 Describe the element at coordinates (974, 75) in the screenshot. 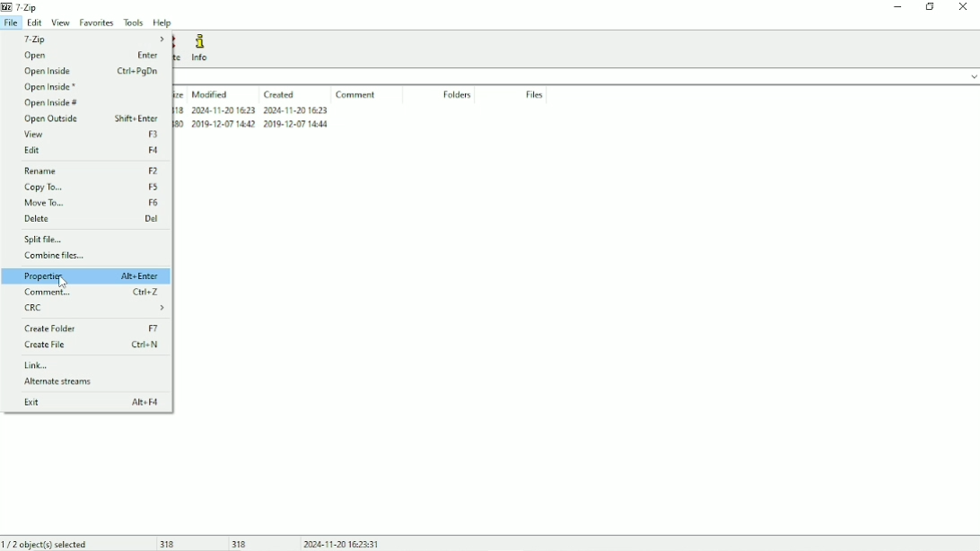

I see `drop down` at that location.